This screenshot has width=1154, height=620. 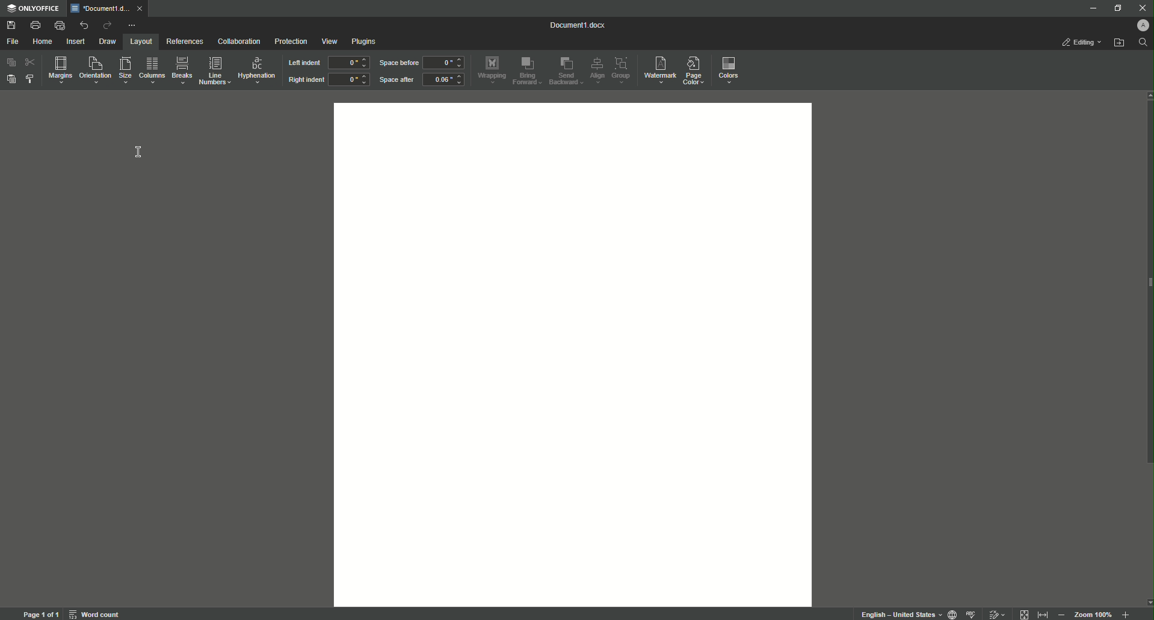 What do you see at coordinates (730, 70) in the screenshot?
I see `Colors` at bounding box center [730, 70].